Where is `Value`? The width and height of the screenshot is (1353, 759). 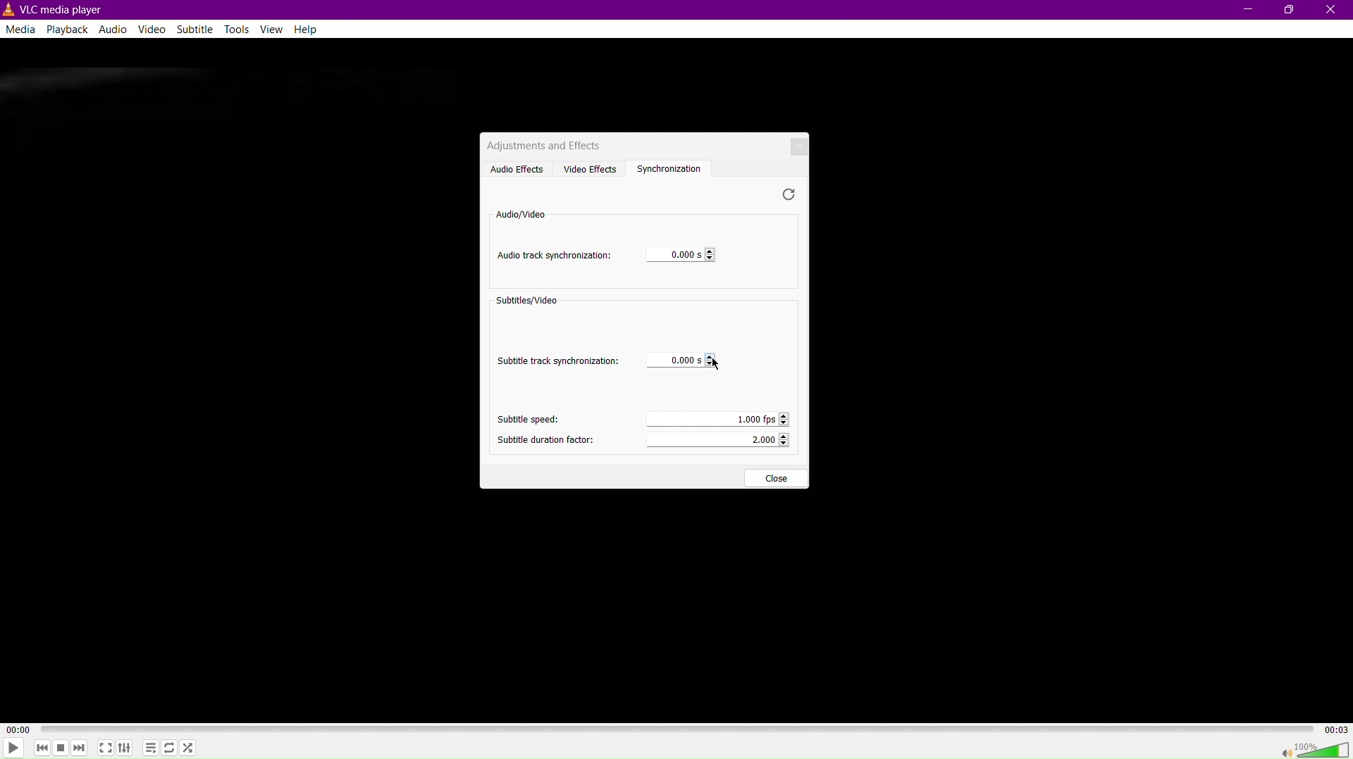
Value is located at coordinates (681, 360).